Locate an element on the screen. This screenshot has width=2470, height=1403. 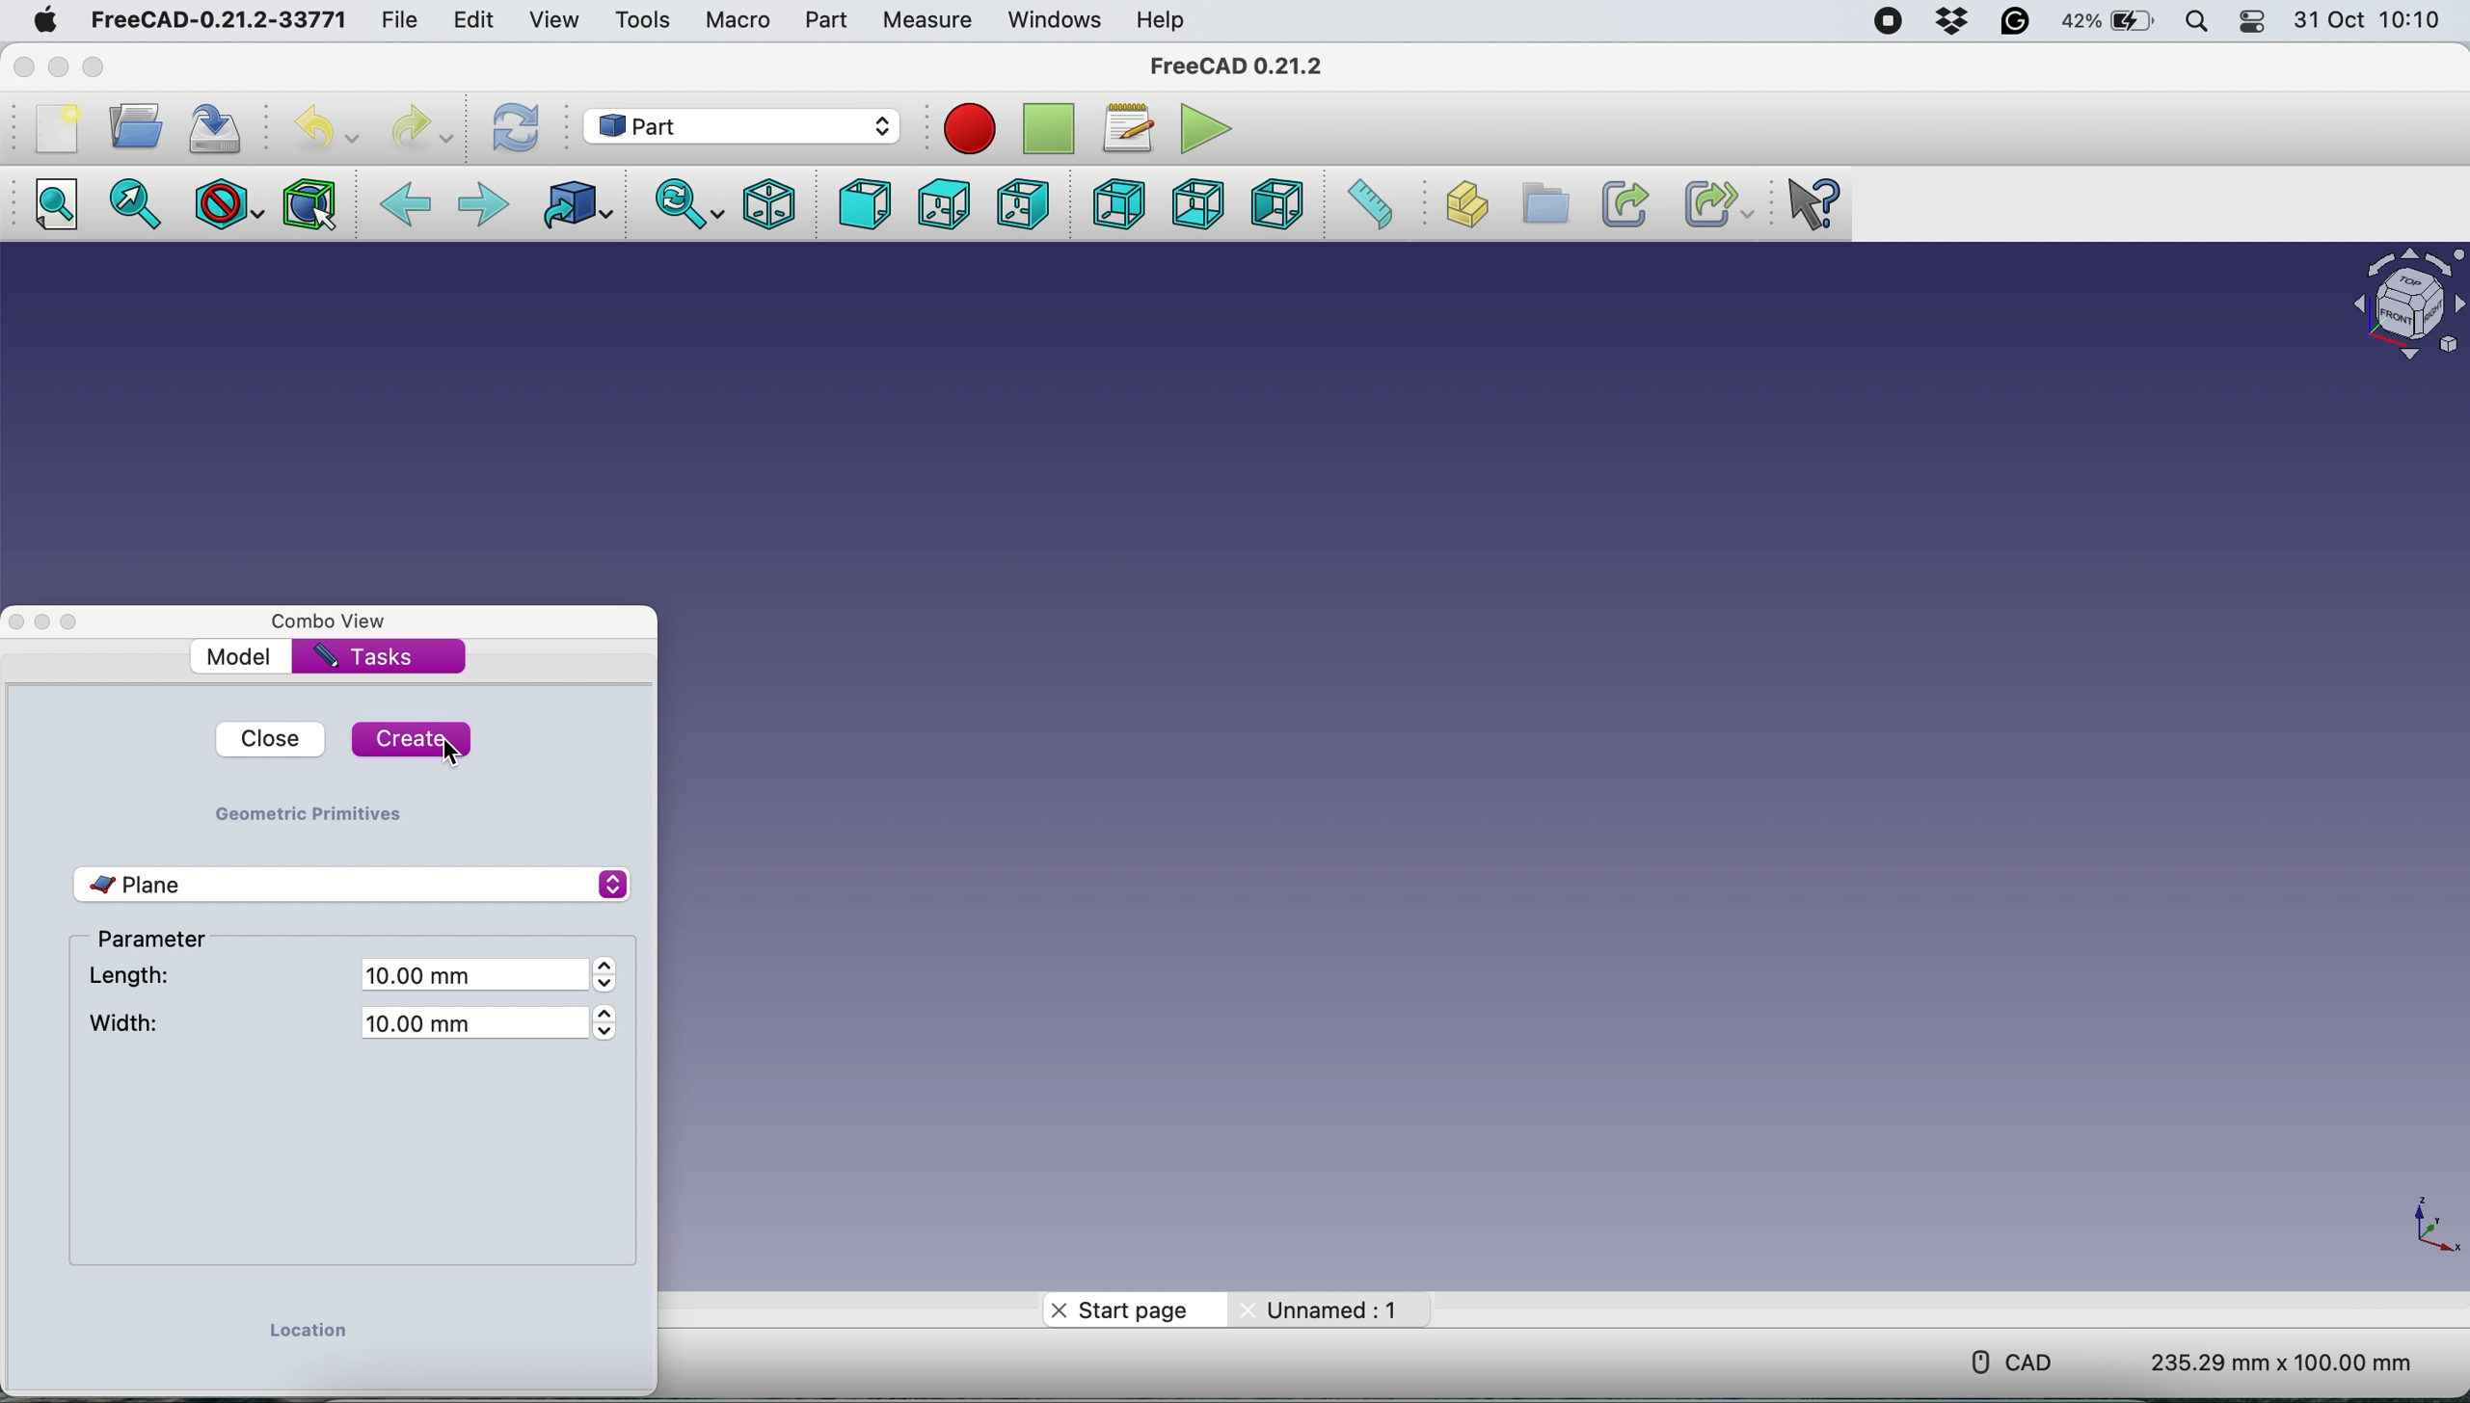
Open is located at coordinates (135, 127).